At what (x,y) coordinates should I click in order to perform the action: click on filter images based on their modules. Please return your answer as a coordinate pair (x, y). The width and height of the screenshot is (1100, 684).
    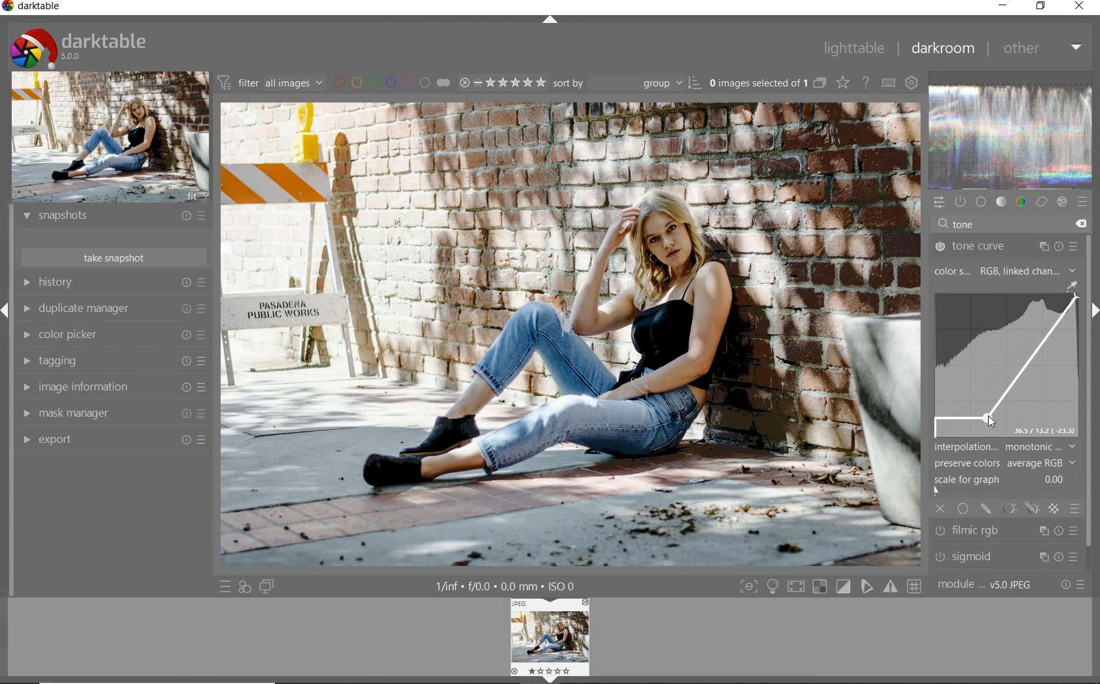
    Looking at the image, I should click on (272, 84).